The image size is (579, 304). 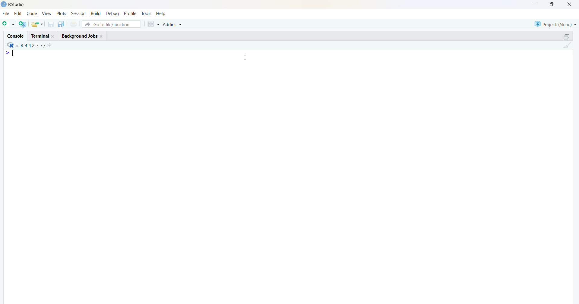 I want to click on maximize, so click(x=566, y=37).